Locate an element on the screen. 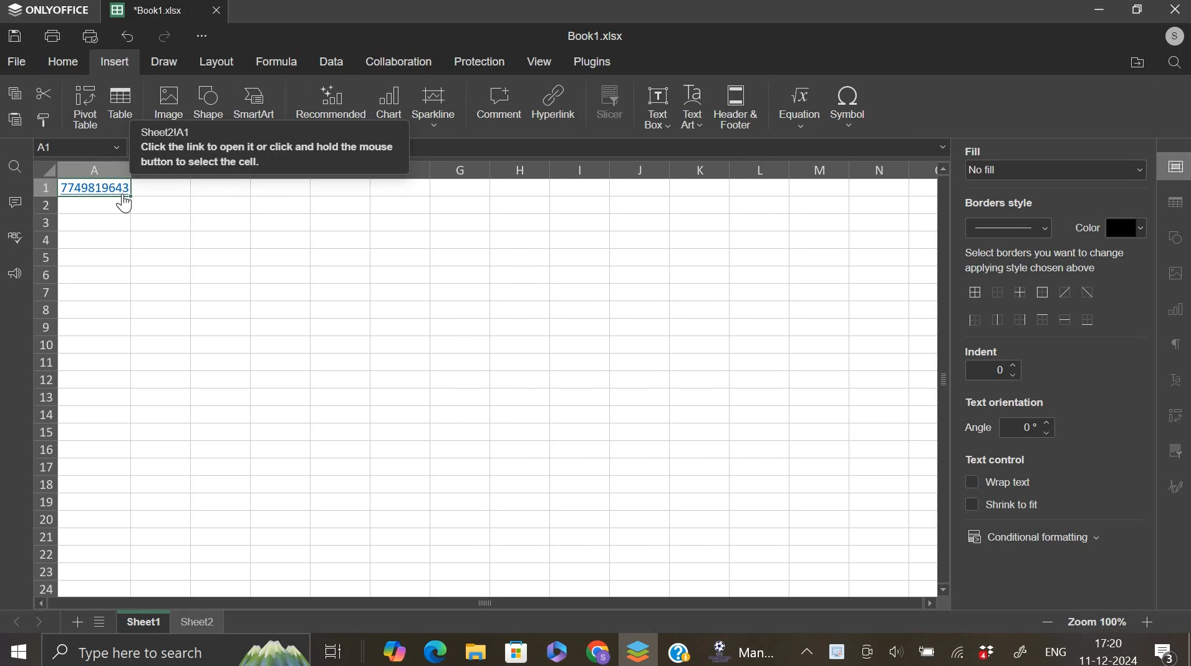 The height and width of the screenshot is (666, 1191). move sheets is located at coordinates (29, 621).